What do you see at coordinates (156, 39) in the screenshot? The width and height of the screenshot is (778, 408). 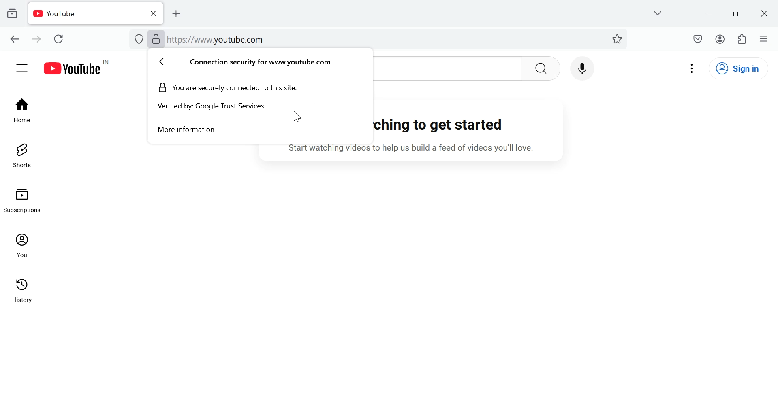 I see `Verified by: Google Trust Services` at bounding box center [156, 39].